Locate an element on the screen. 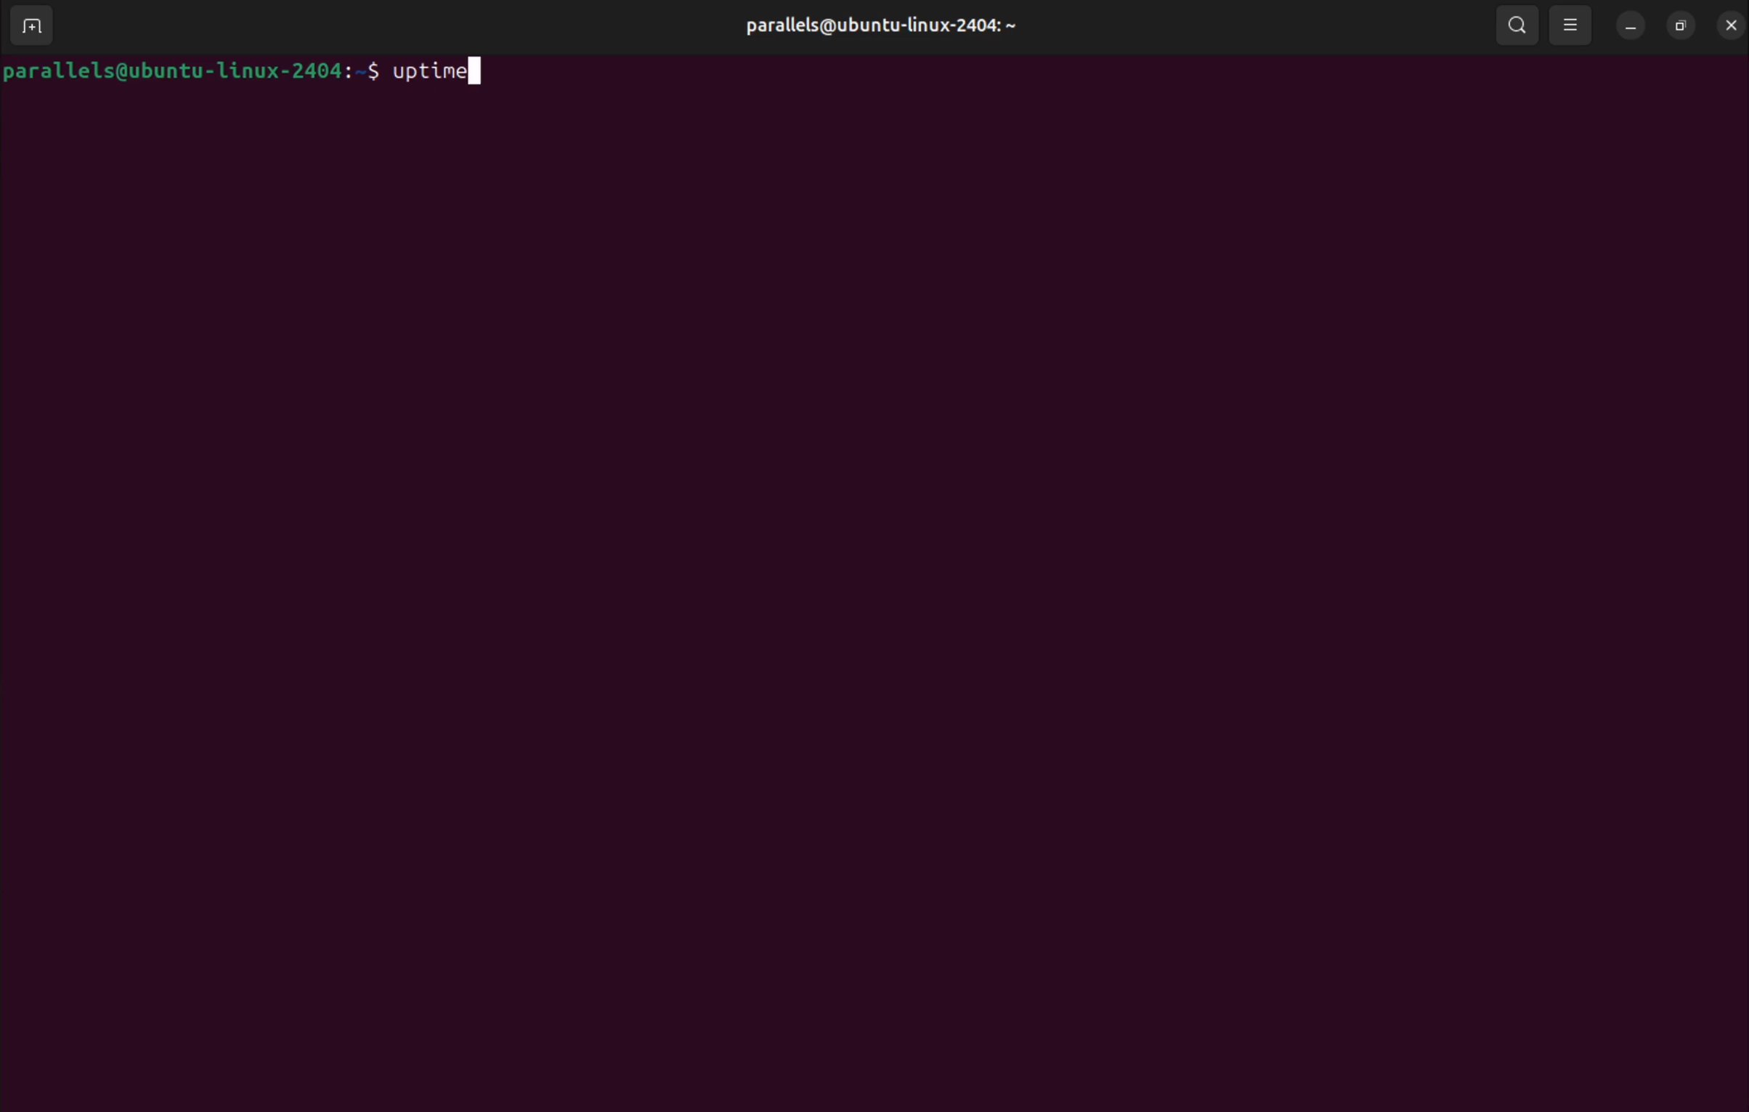 The image size is (1749, 1112). search is located at coordinates (1514, 25).